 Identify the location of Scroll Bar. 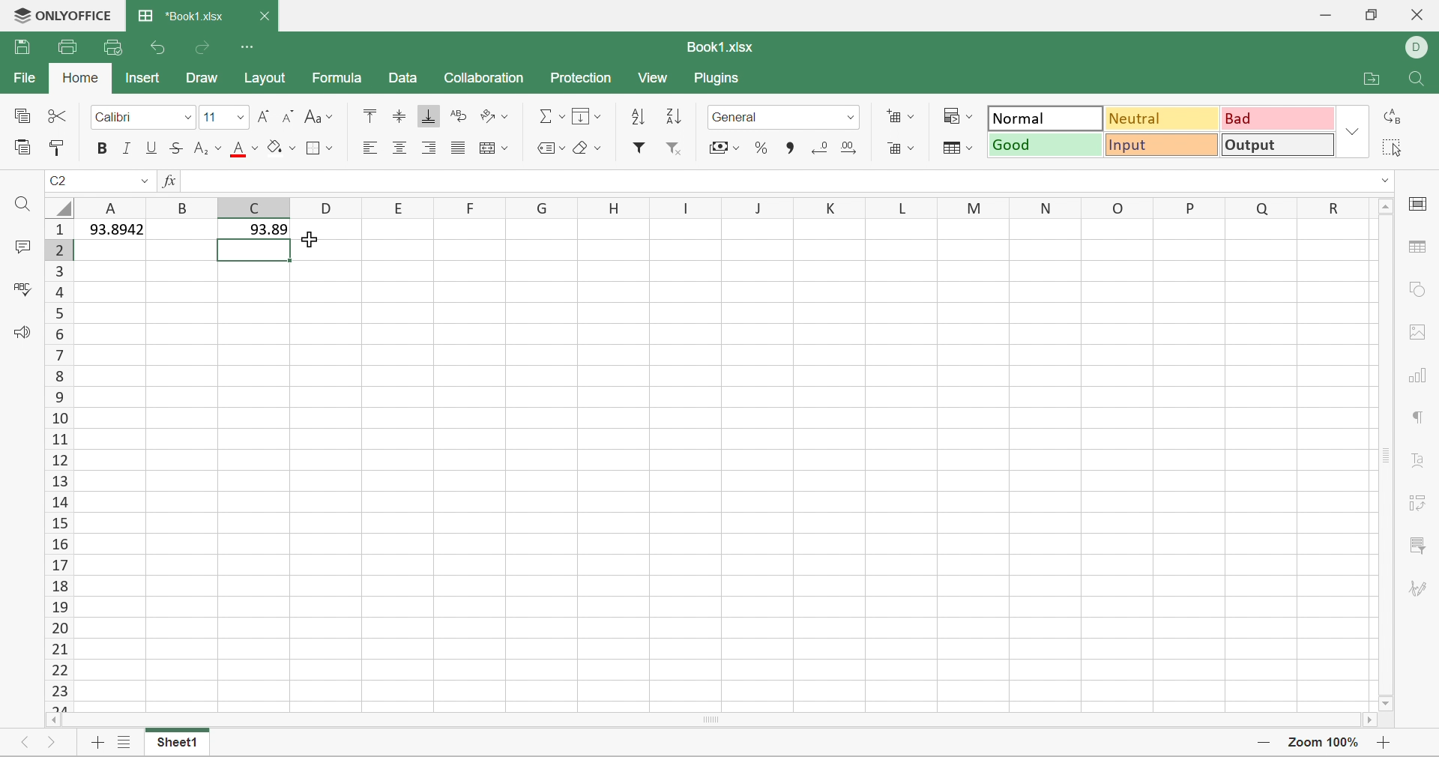
(708, 721).